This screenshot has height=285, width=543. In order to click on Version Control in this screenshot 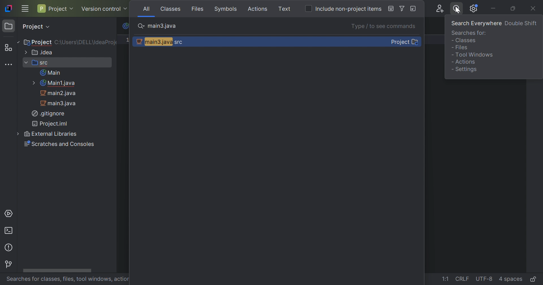, I will do `click(104, 8)`.